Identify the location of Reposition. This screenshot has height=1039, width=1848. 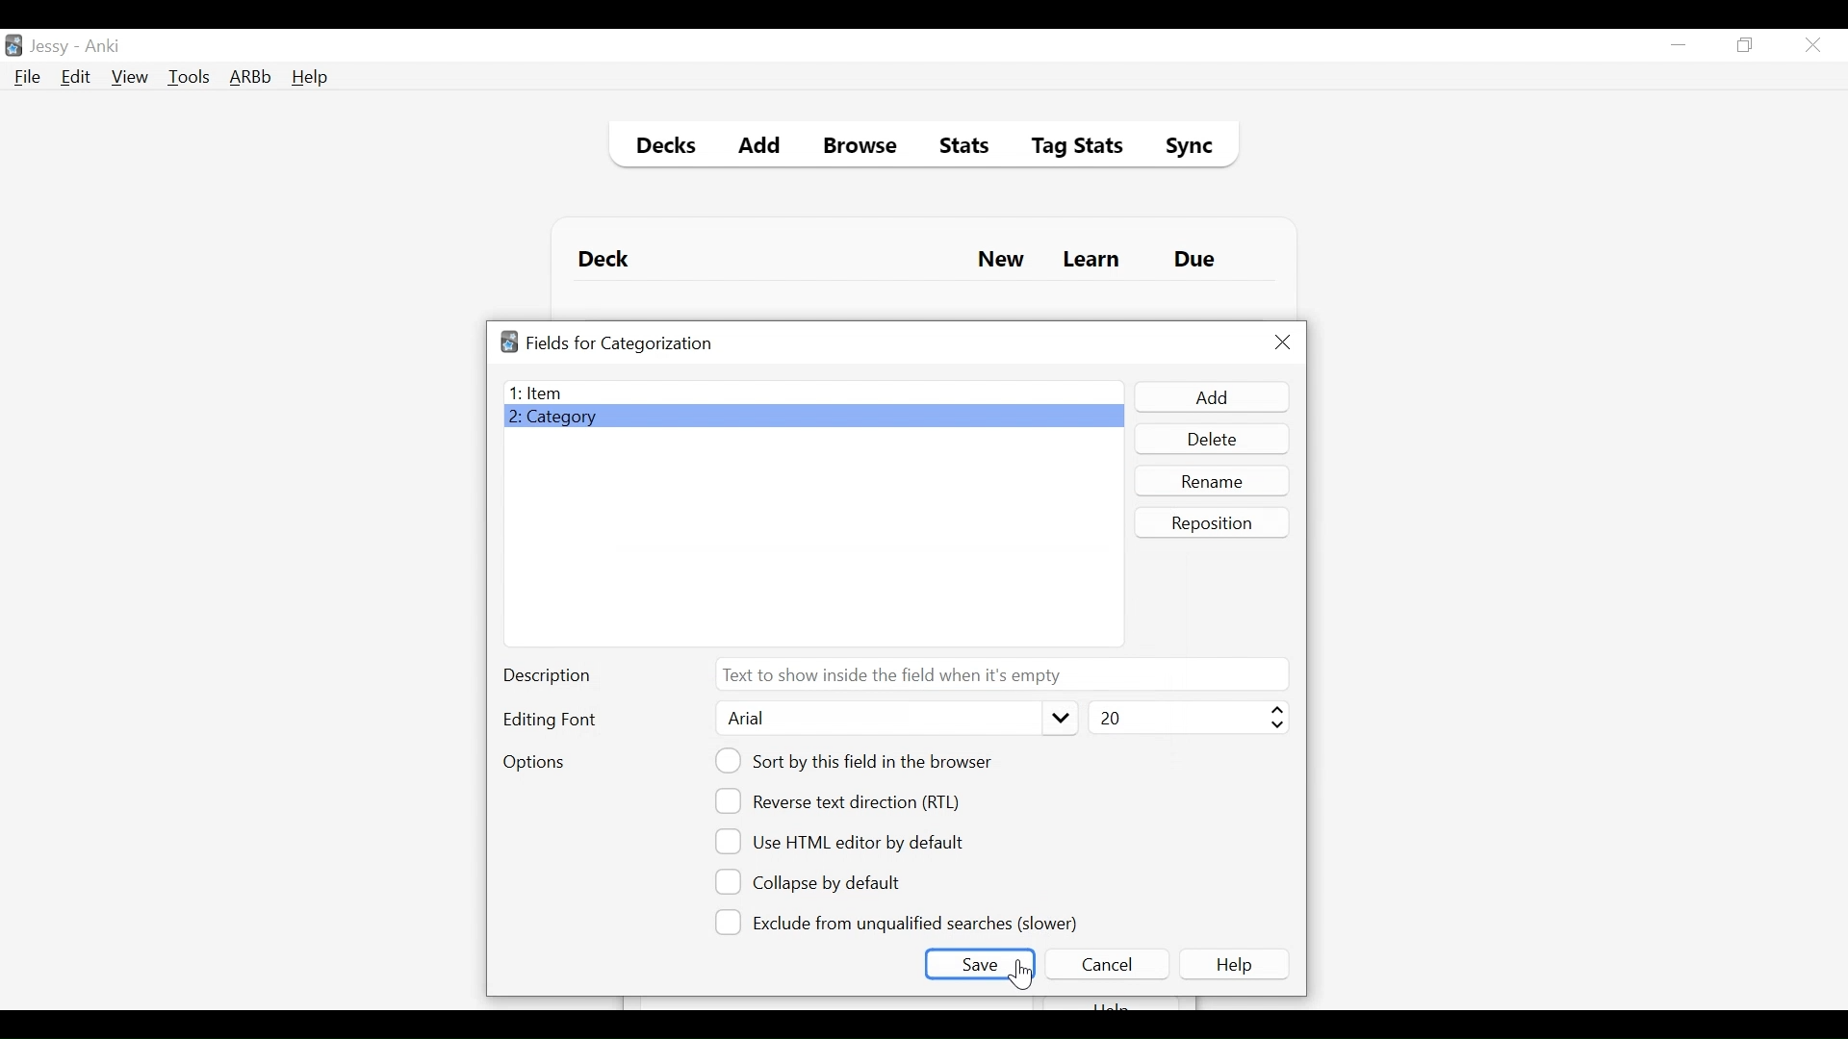
(1214, 522).